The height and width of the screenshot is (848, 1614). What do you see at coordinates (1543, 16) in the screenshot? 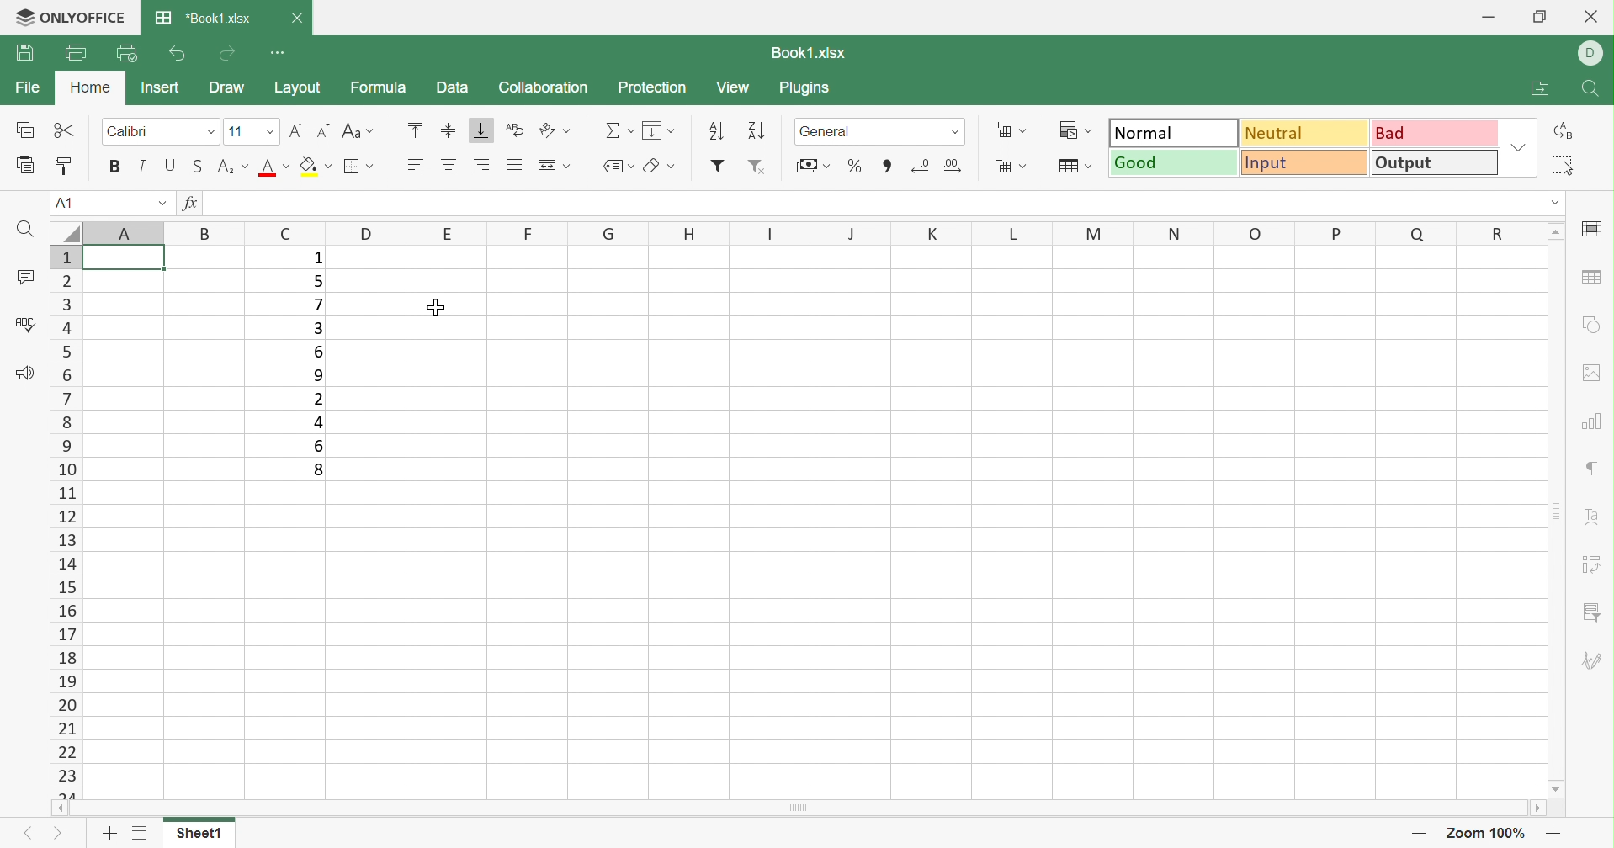
I see `Restore Down` at bounding box center [1543, 16].